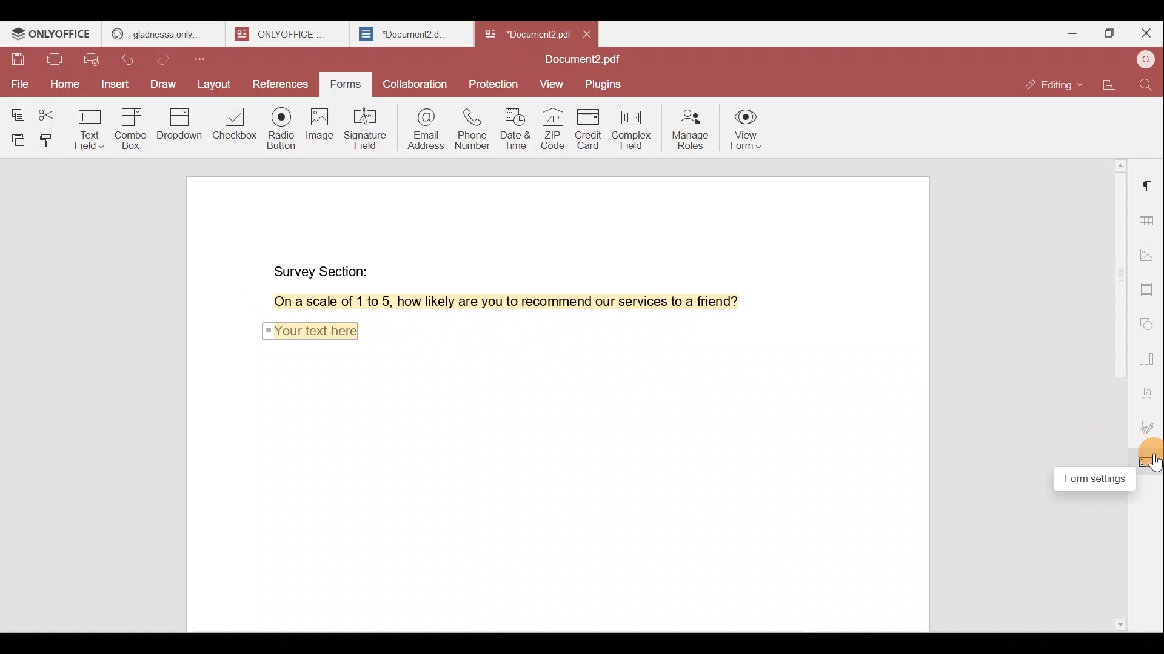  Describe the element at coordinates (1149, 185) in the screenshot. I see `Paragraph settings` at that location.